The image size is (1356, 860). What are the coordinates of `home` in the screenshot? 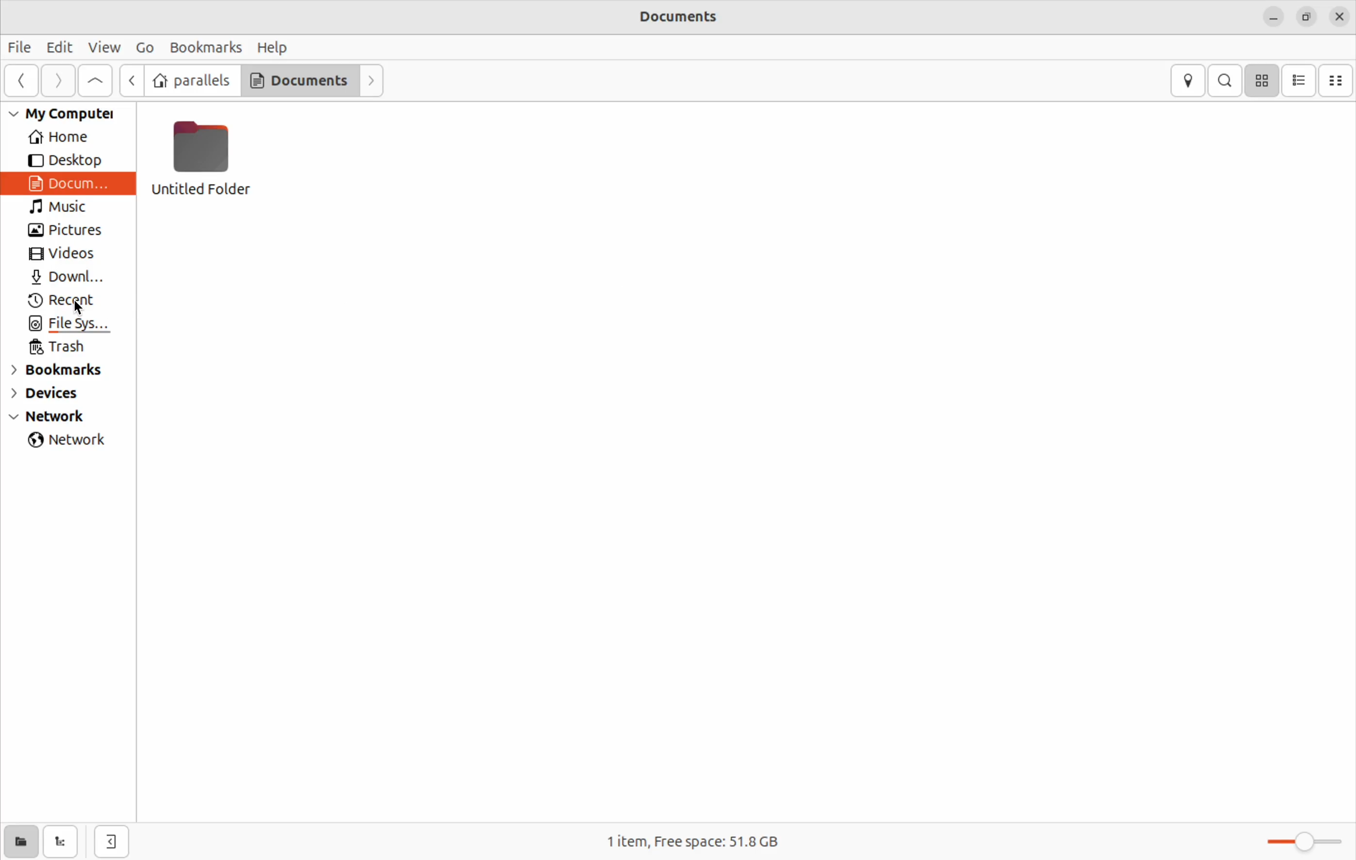 It's located at (67, 136).